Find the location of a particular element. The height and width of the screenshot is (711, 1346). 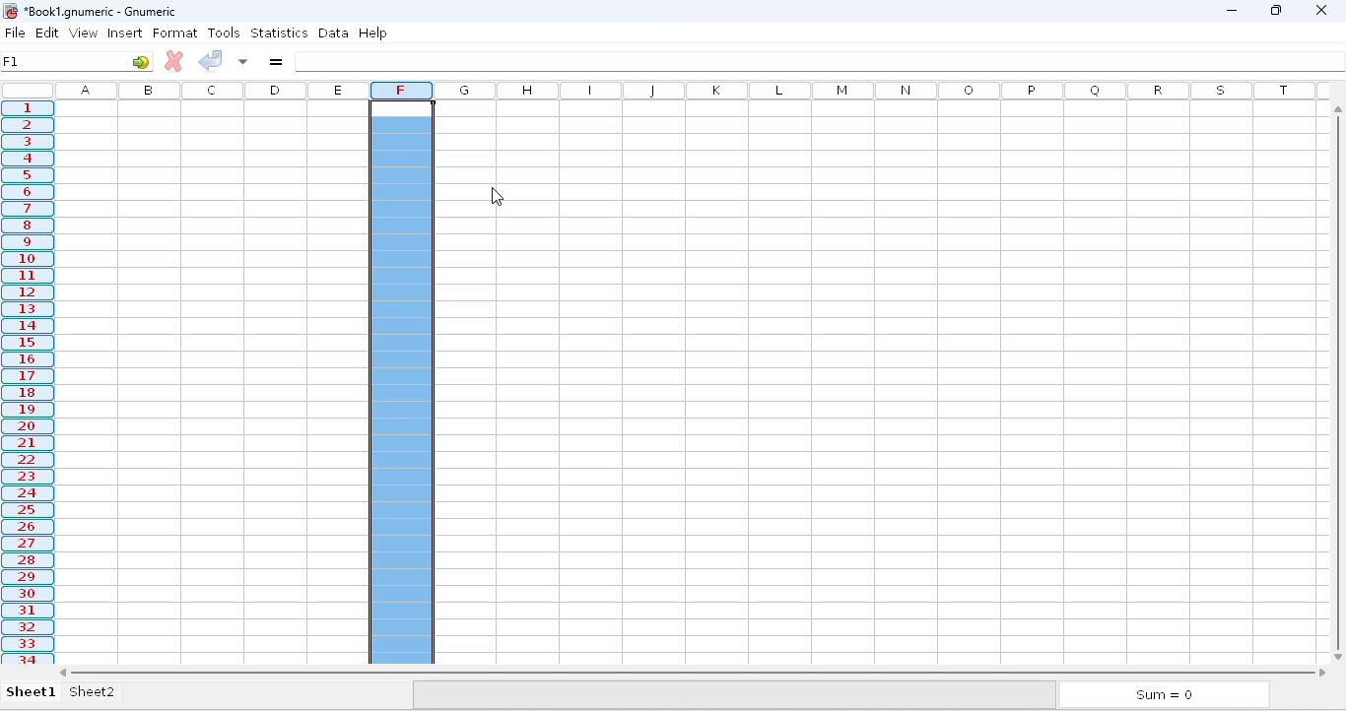

tools is located at coordinates (224, 33).